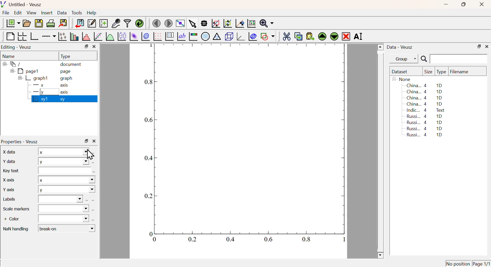  I want to click on Labels, so click(13, 200).